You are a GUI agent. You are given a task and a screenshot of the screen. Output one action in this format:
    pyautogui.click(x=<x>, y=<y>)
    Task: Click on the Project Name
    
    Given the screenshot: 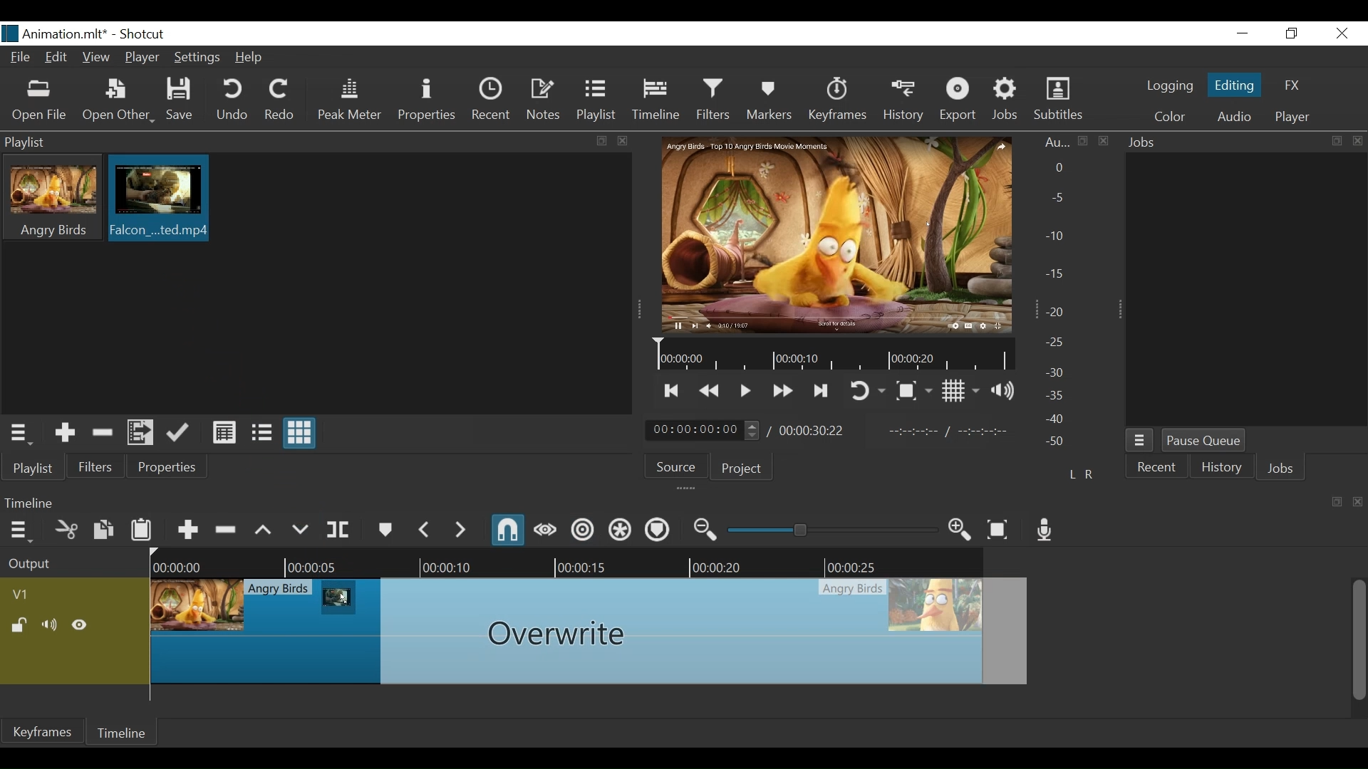 What is the action you would take?
    pyautogui.click(x=67, y=36)
    